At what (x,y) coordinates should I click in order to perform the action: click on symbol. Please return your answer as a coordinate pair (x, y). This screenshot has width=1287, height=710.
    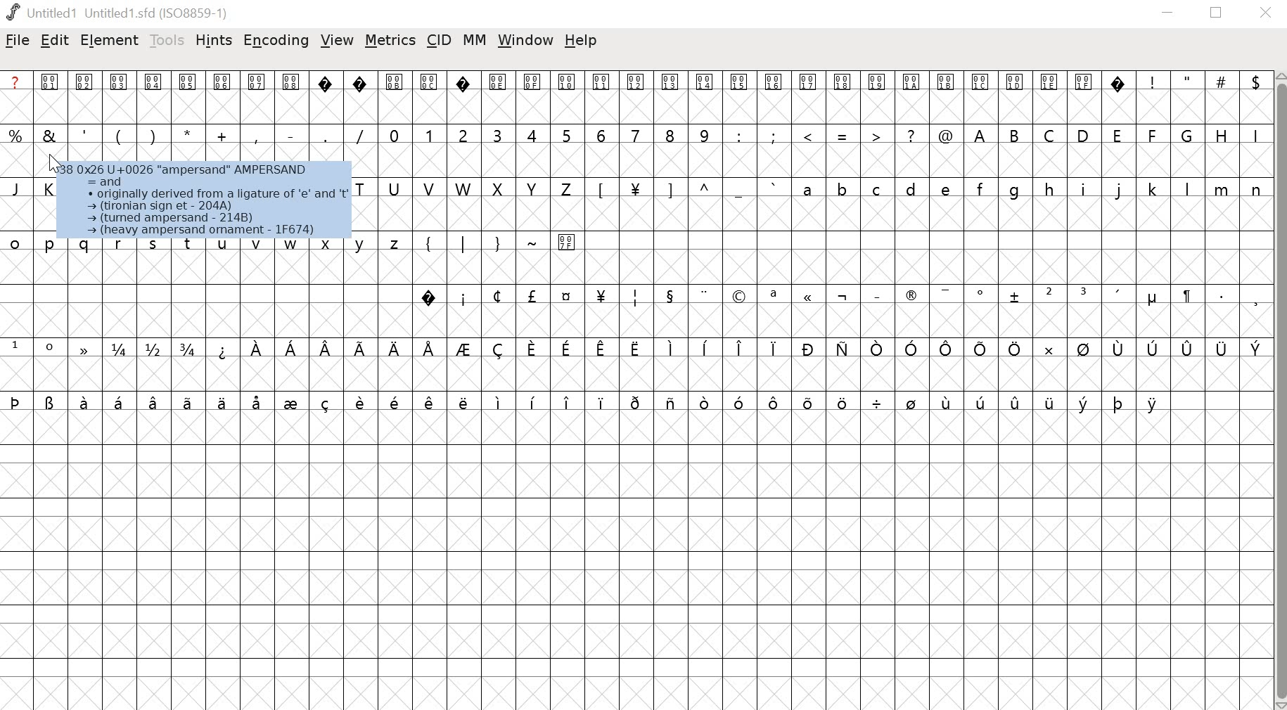
    Looking at the image, I should click on (121, 401).